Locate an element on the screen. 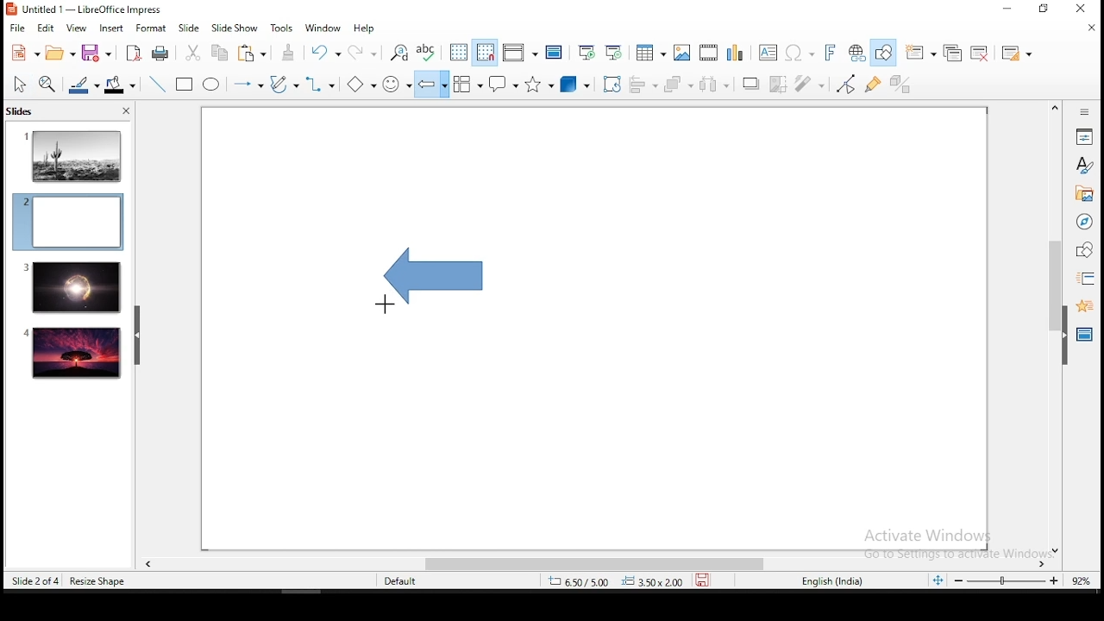 This screenshot has width=1104, height=621. connectors is located at coordinates (318, 85).